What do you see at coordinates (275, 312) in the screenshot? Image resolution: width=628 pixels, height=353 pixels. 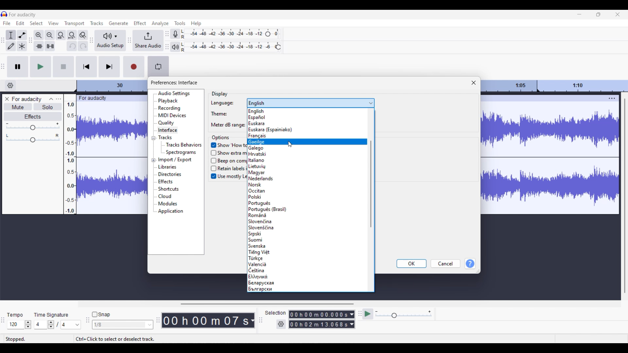 I see `selection` at bounding box center [275, 312].